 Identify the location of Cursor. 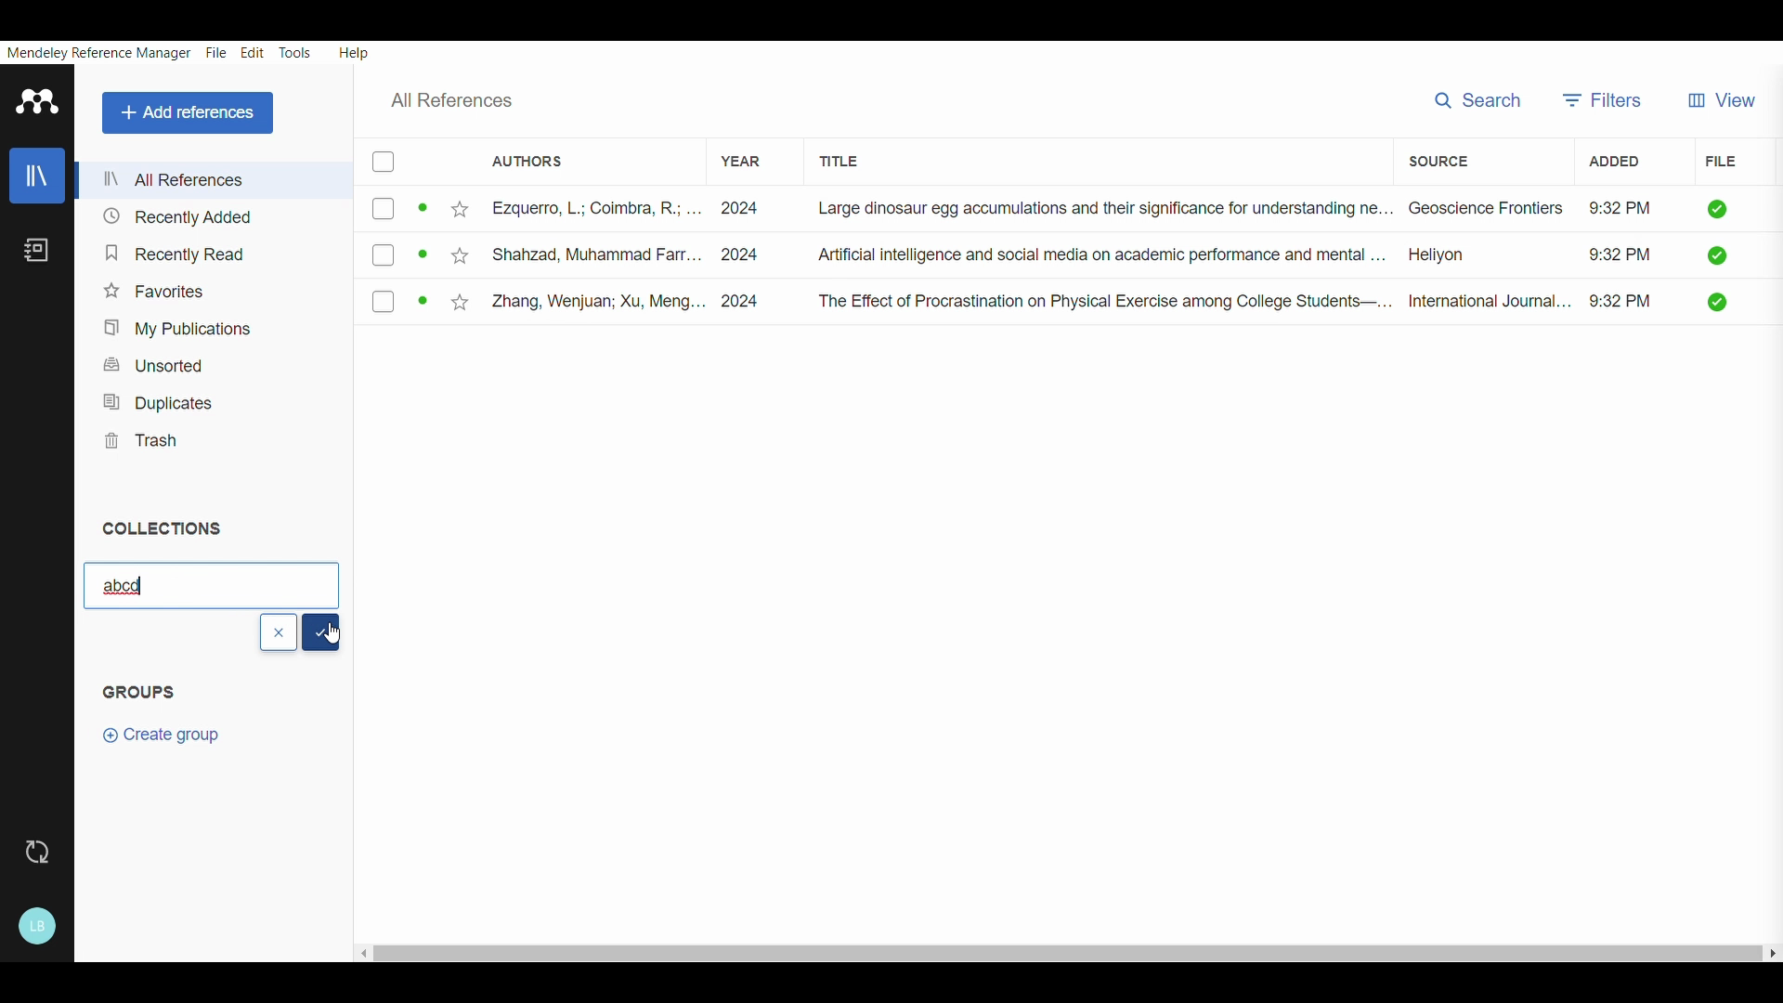
(338, 636).